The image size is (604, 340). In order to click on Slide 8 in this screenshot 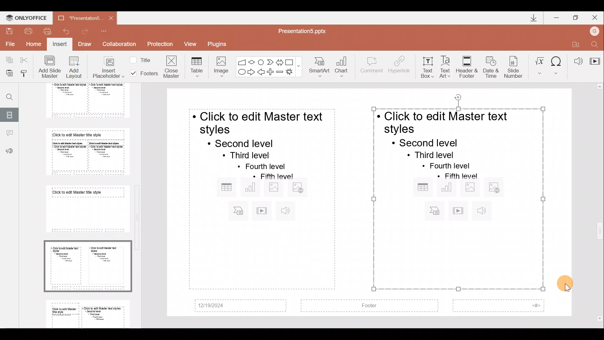, I will do `click(87, 265)`.